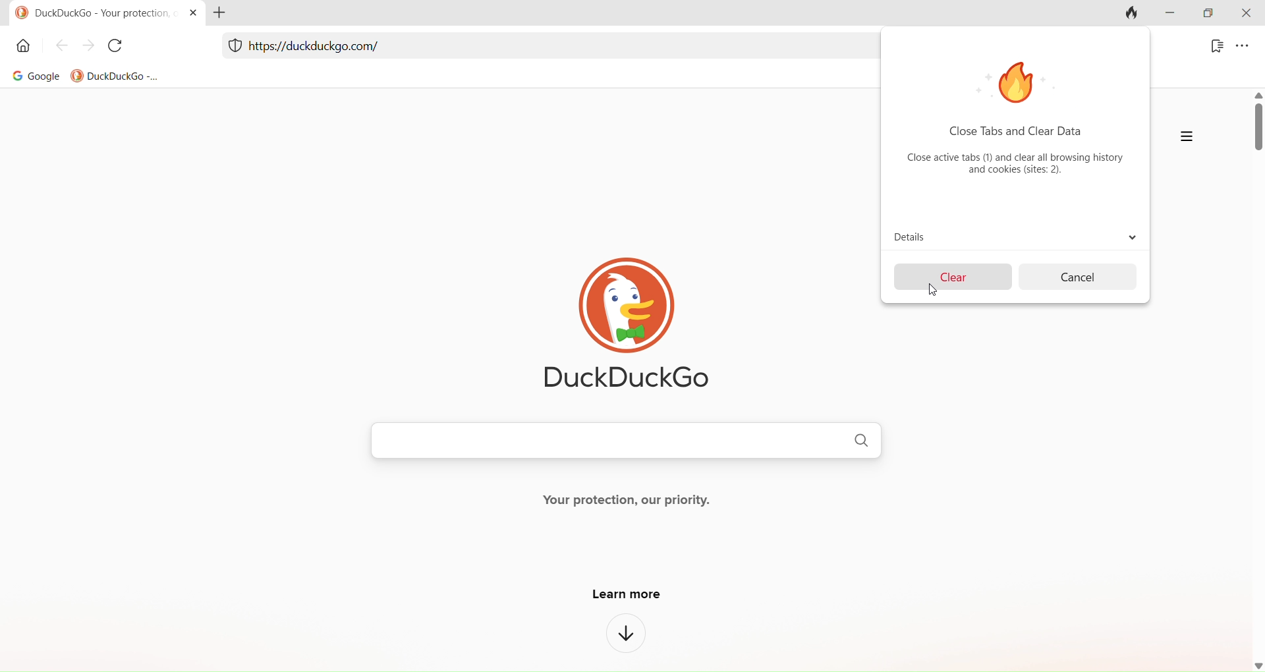 The width and height of the screenshot is (1265, 672). I want to click on link address, so click(328, 45).